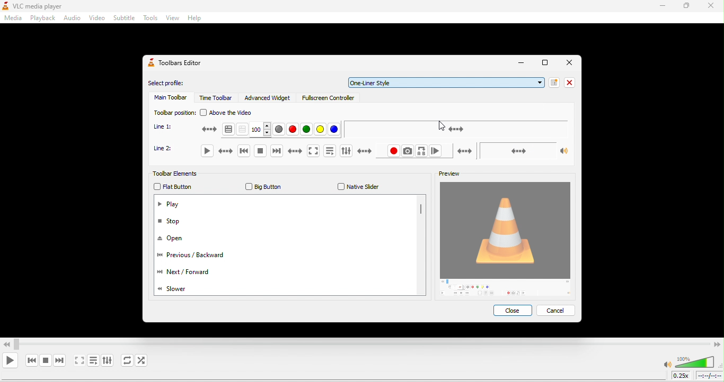  Describe the element at coordinates (449, 82) in the screenshot. I see `cre-liner style` at that location.